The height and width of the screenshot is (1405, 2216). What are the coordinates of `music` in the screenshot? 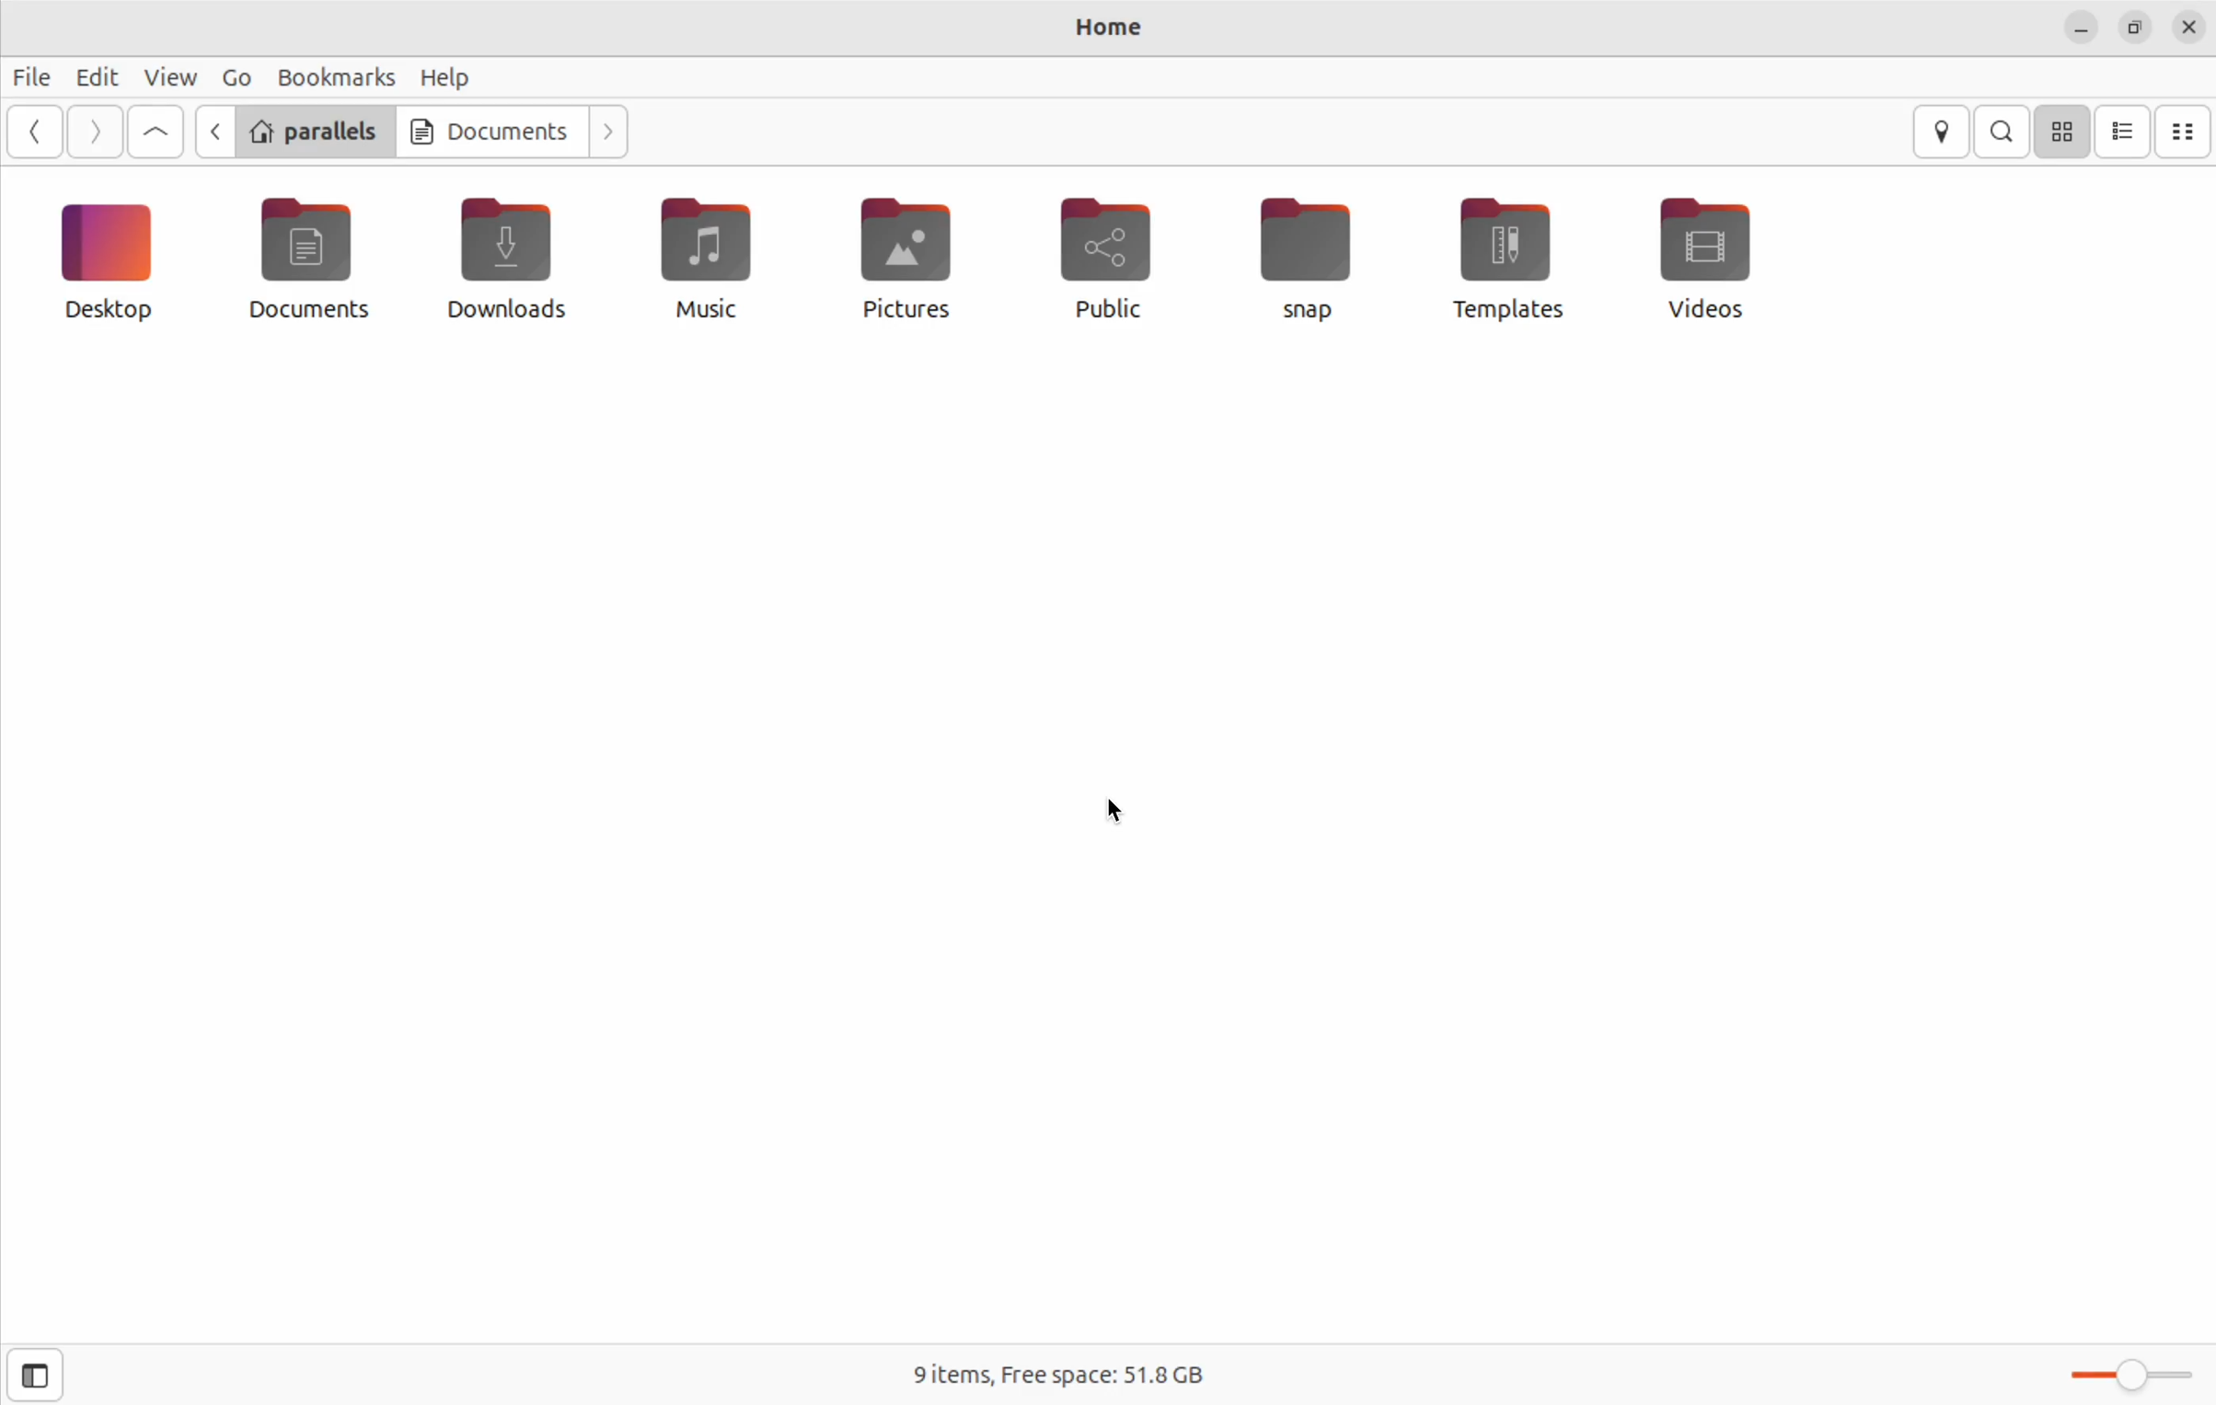 It's located at (709, 264).